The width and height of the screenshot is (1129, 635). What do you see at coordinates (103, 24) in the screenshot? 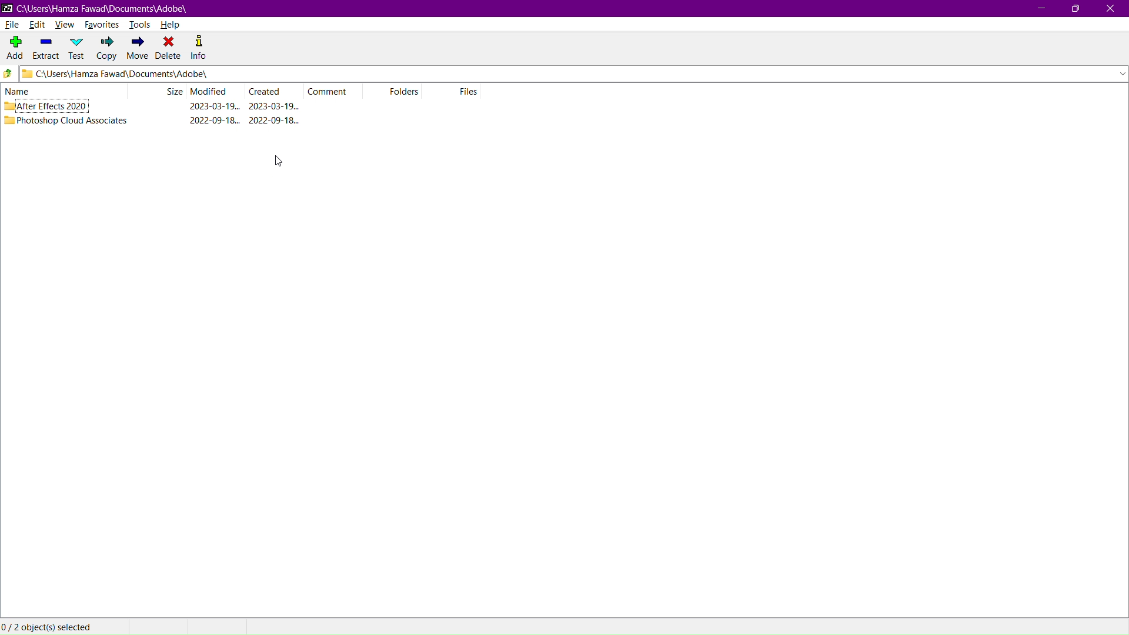
I see `Favorites` at bounding box center [103, 24].